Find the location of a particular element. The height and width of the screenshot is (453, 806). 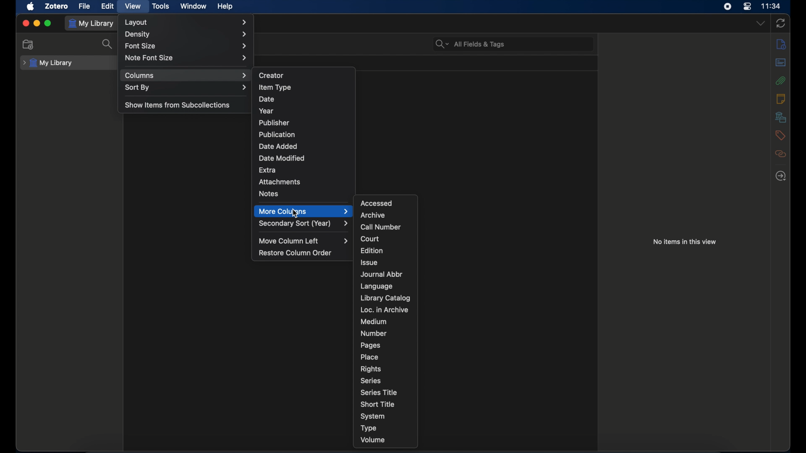

window is located at coordinates (194, 6).